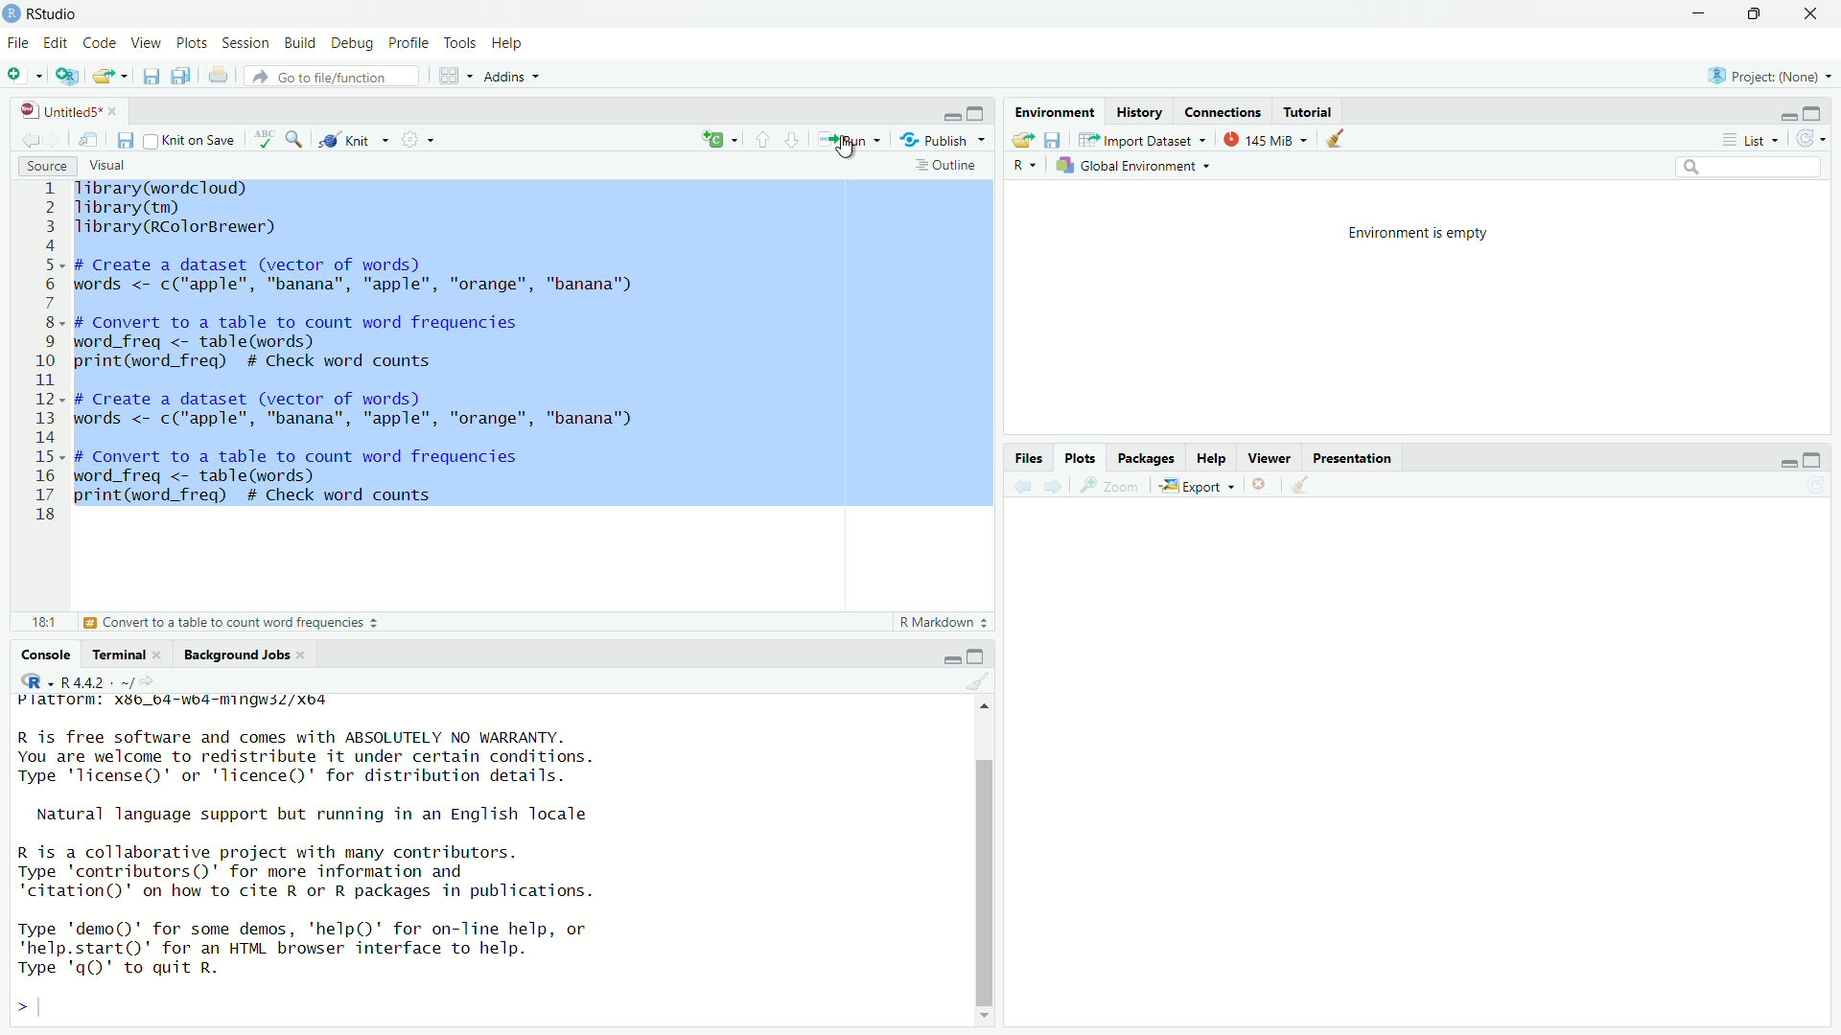 The image size is (1841, 1035). Describe the element at coordinates (1806, 18) in the screenshot. I see `Close` at that location.